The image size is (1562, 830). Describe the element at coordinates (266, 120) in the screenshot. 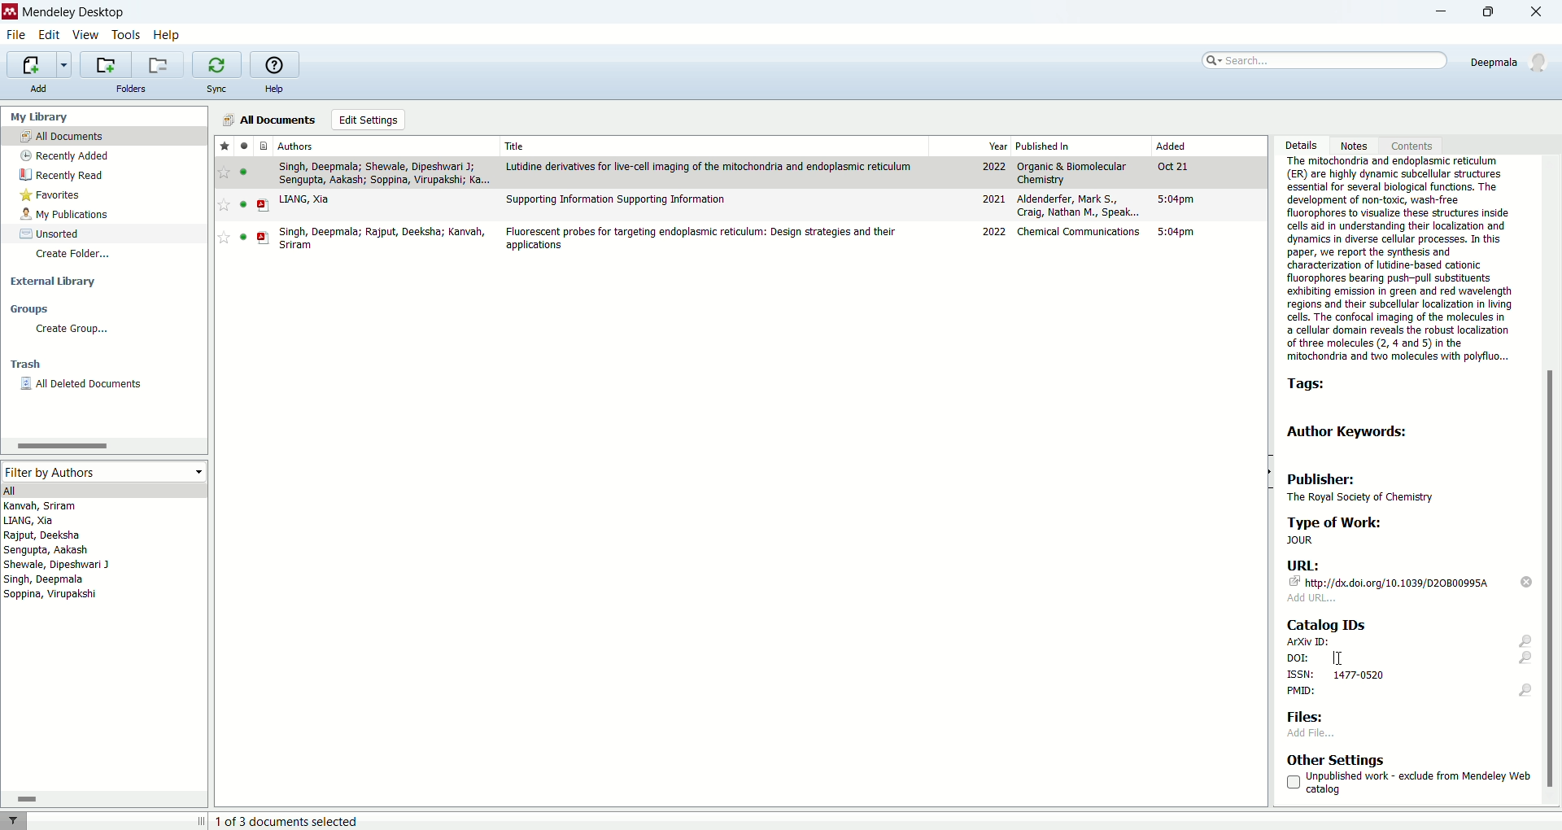

I see `all documents` at that location.